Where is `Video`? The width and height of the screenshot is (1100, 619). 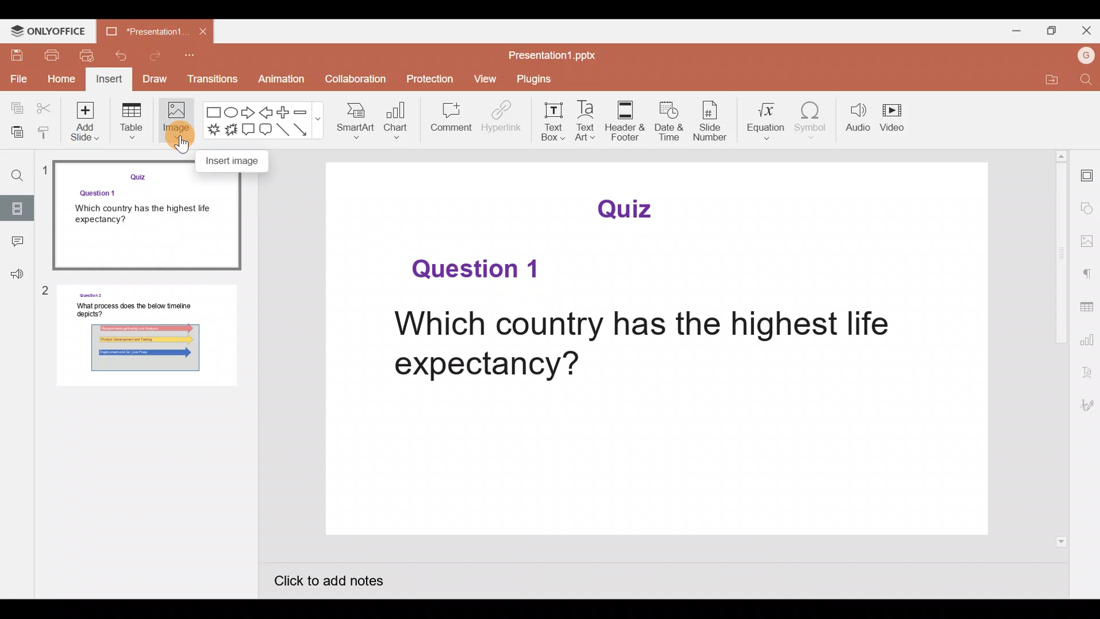
Video is located at coordinates (897, 115).